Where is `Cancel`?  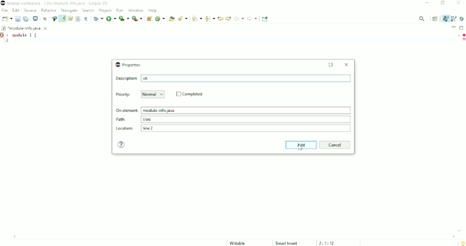
Cancel is located at coordinates (335, 145).